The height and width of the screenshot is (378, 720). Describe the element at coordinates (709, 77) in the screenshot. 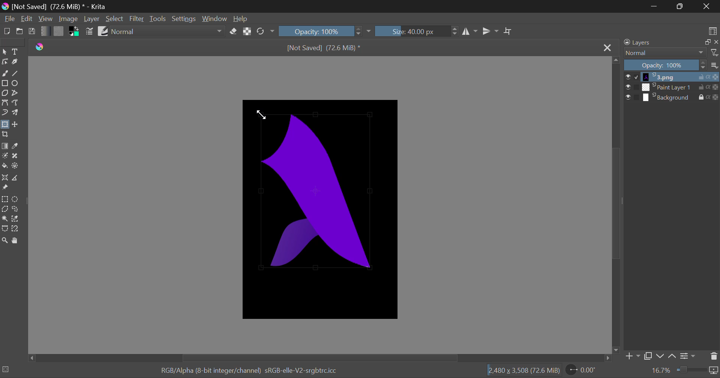

I see `actions` at that location.